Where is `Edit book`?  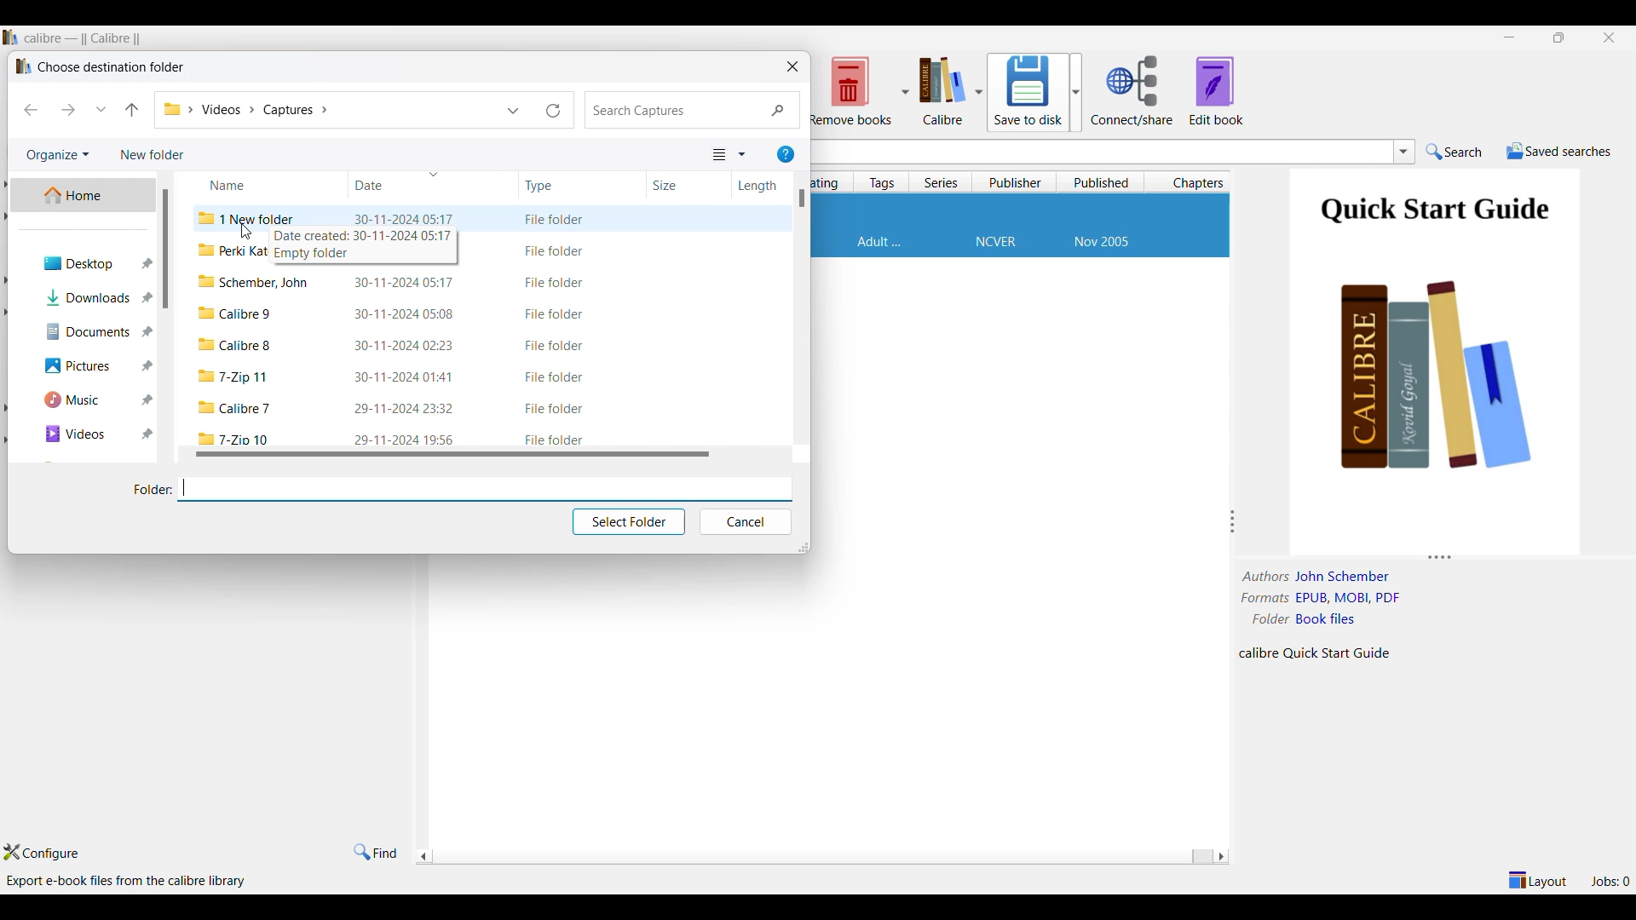
Edit book is located at coordinates (1217, 90).